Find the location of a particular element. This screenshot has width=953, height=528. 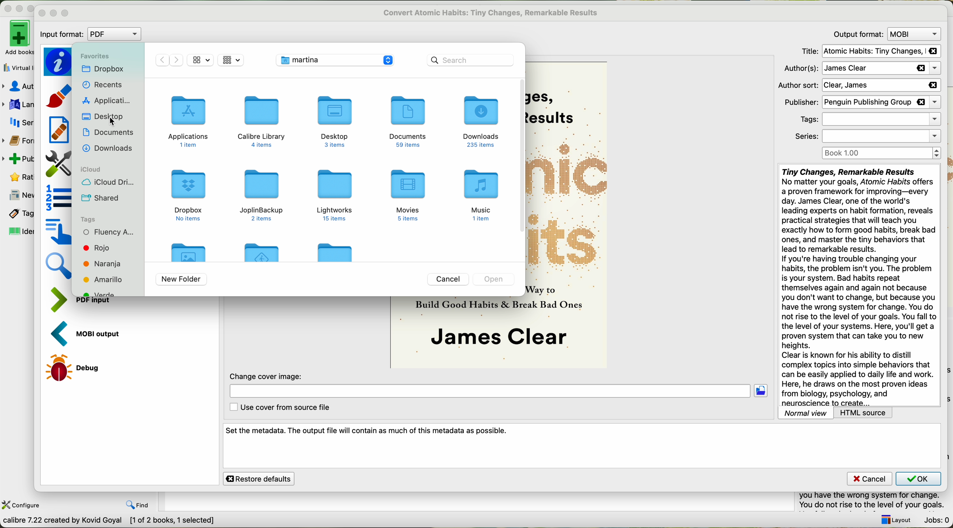

Jobs: 0 is located at coordinates (936, 521).